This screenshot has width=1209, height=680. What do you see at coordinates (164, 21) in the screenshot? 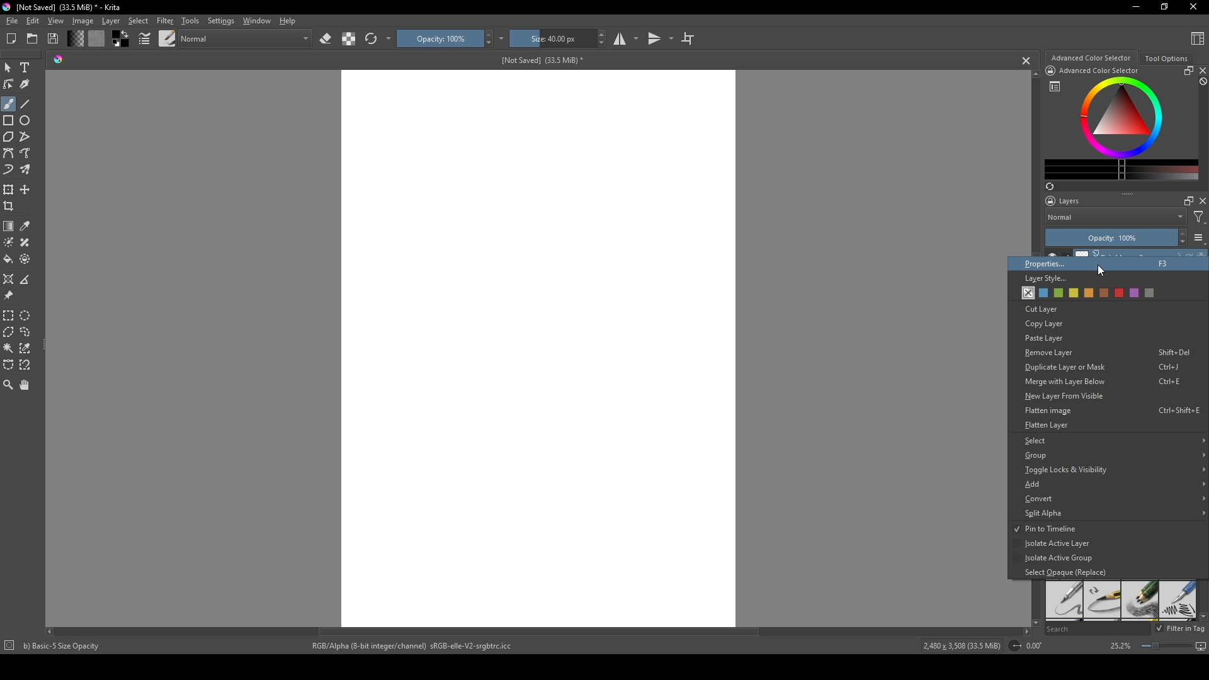
I see `Filter` at bounding box center [164, 21].